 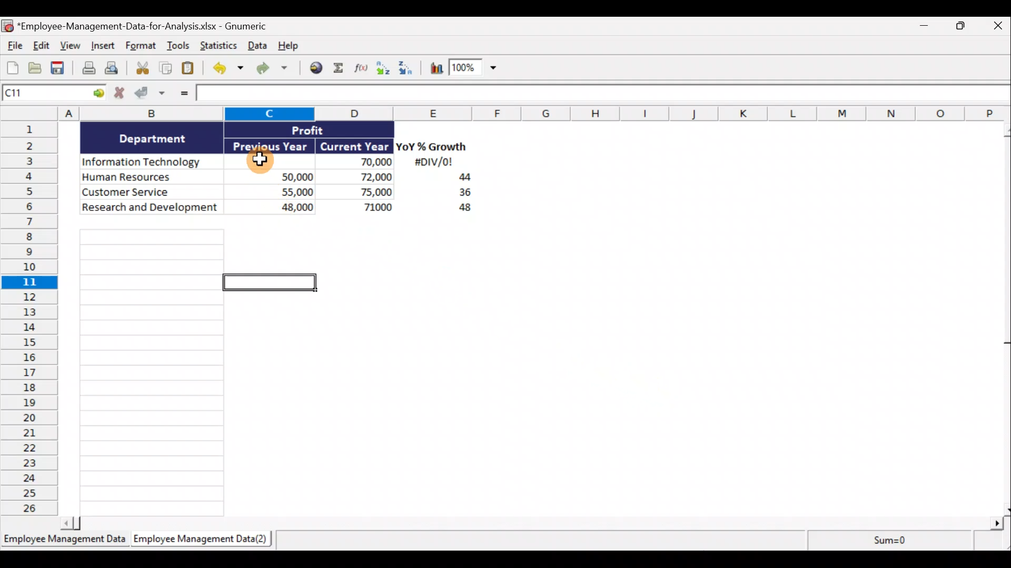 What do you see at coordinates (275, 176) in the screenshot?
I see `50,000` at bounding box center [275, 176].